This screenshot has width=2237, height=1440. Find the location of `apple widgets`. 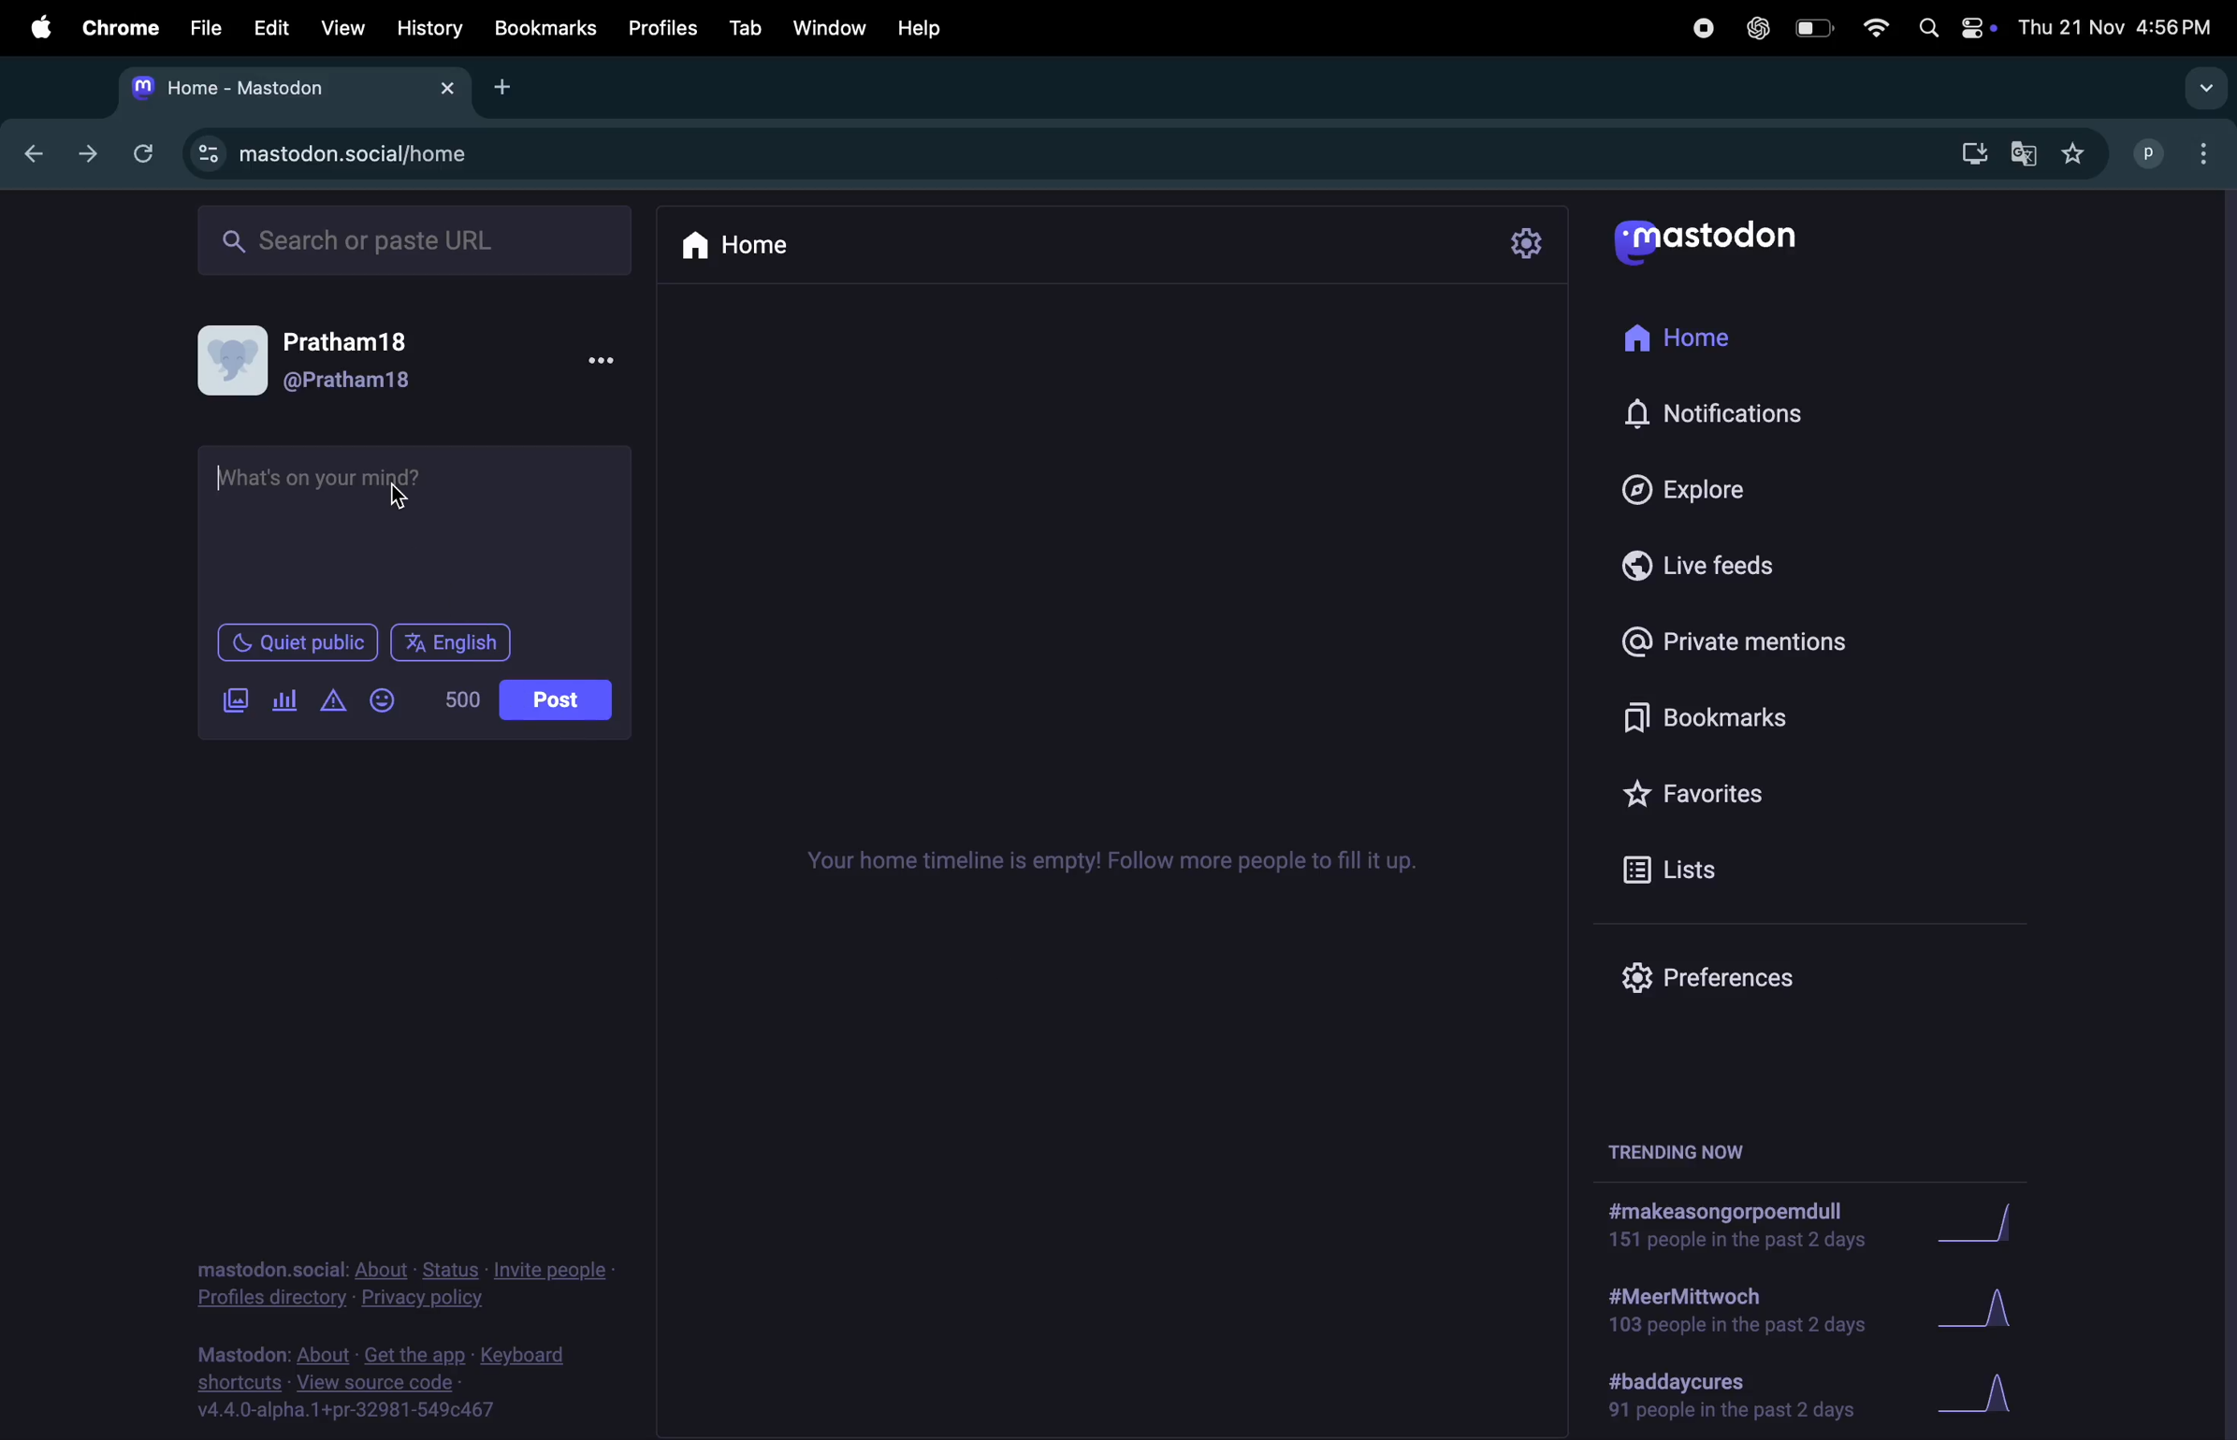

apple widgets is located at coordinates (1978, 27).